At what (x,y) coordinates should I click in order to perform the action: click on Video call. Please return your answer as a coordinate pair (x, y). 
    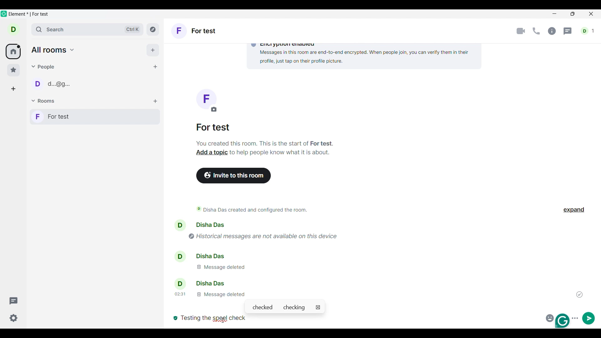
    Looking at the image, I should click on (521, 31).